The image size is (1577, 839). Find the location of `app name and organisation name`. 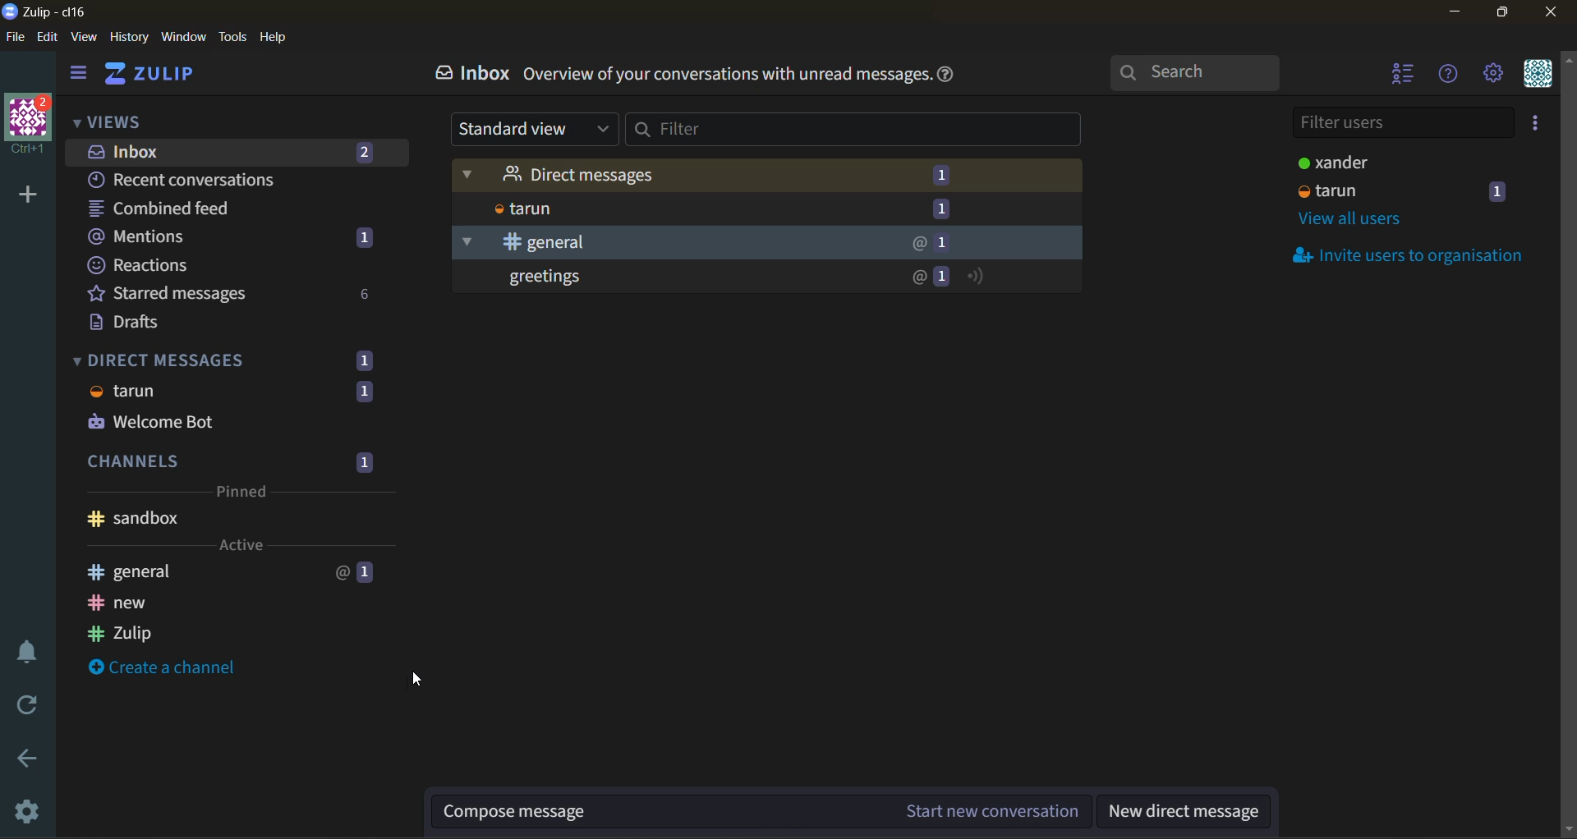

app name and organisation name is located at coordinates (45, 11).